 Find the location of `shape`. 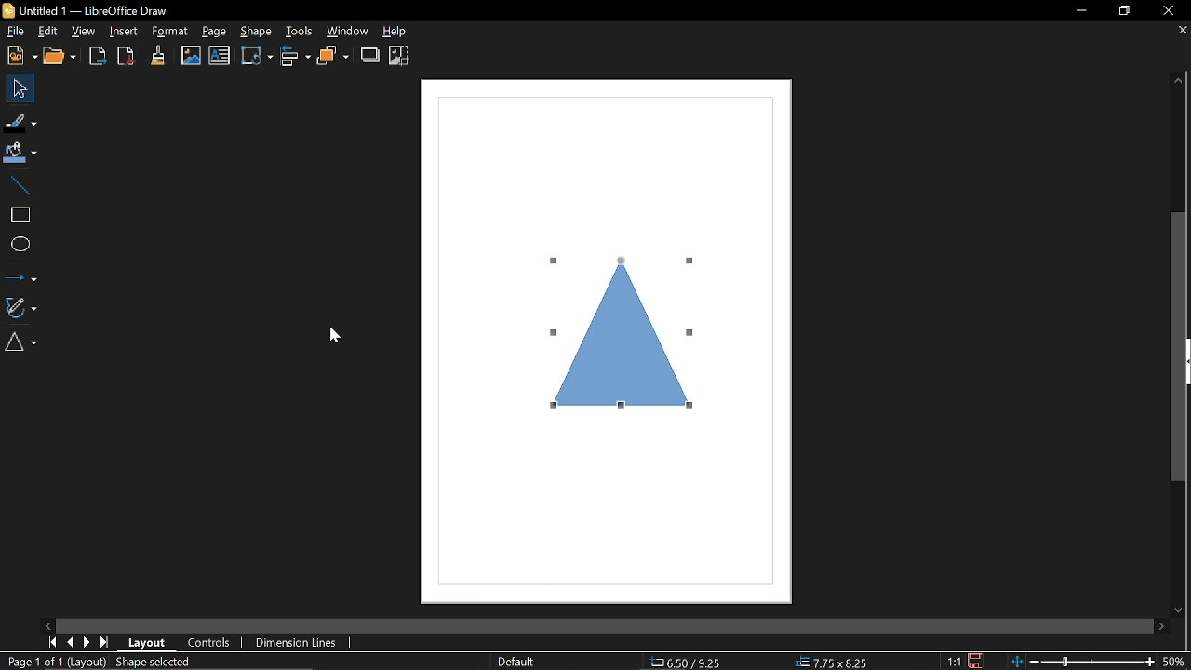

shape is located at coordinates (255, 31).